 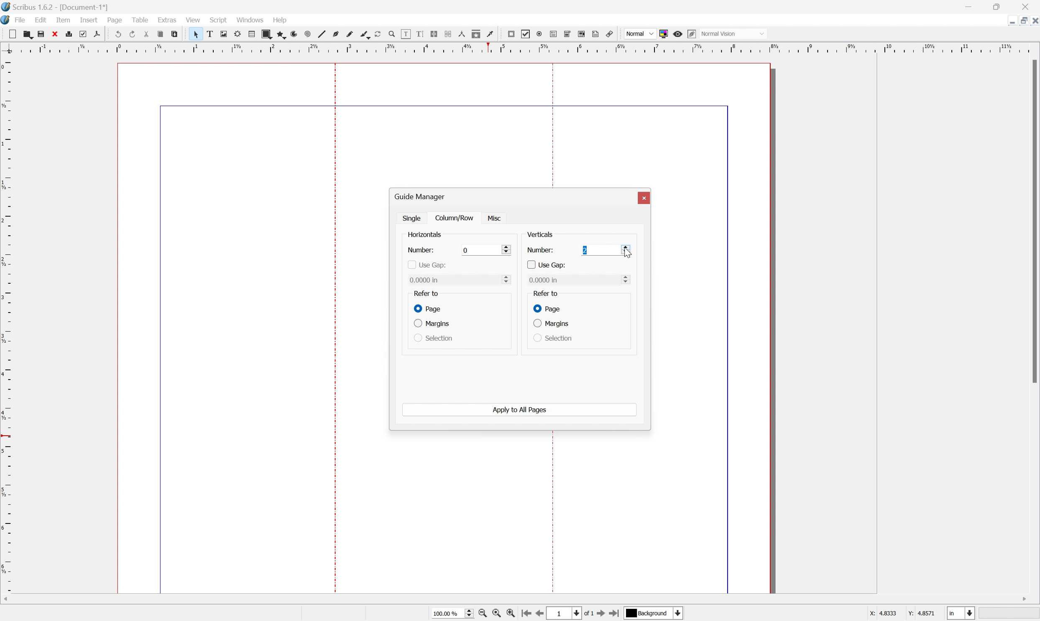 What do you see at coordinates (294, 35) in the screenshot?
I see `arc` at bounding box center [294, 35].